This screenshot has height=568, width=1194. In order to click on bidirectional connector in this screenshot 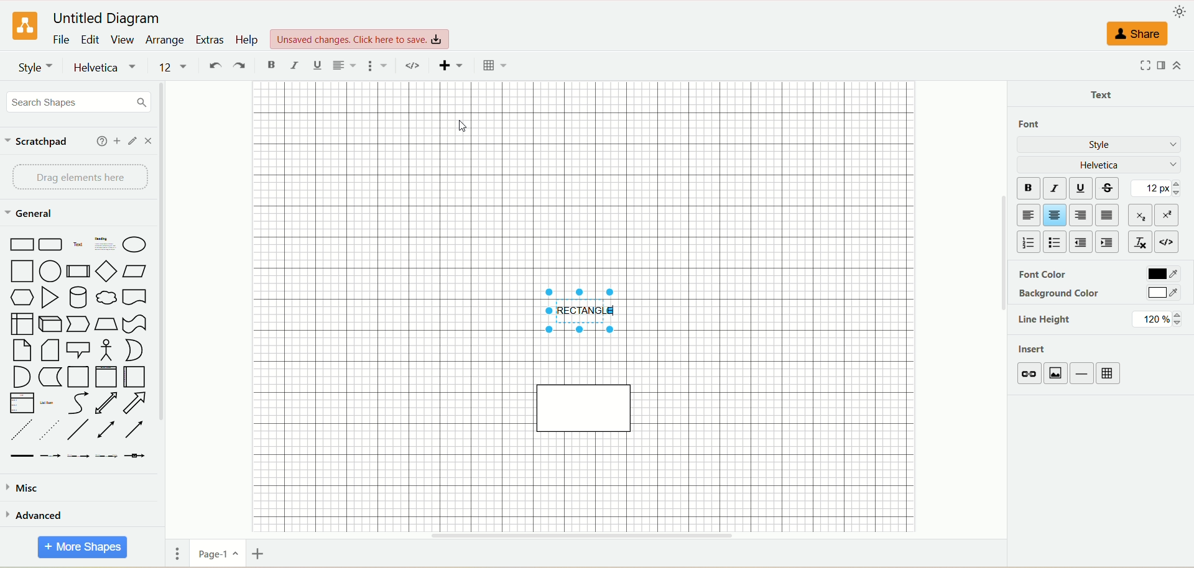, I will do `click(108, 429)`.